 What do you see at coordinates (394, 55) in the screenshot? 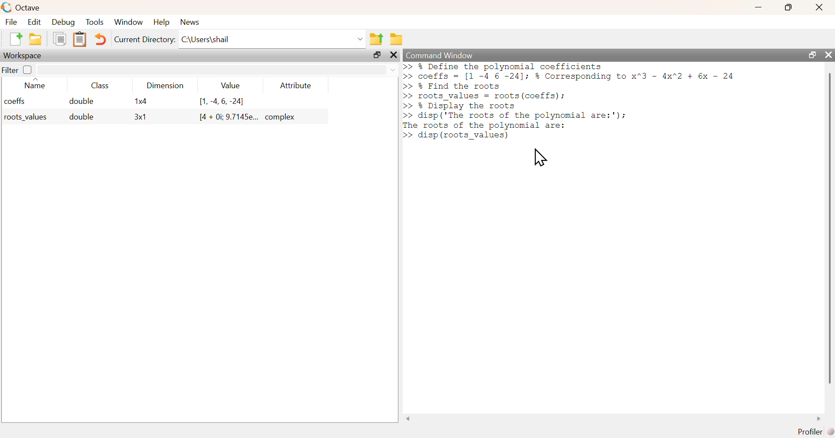
I see `close` at bounding box center [394, 55].